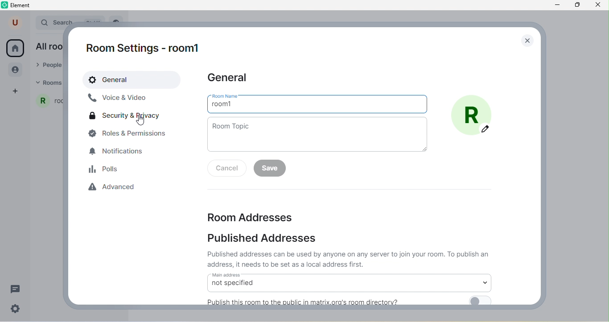  What do you see at coordinates (263, 238) in the screenshot?
I see `published addresses` at bounding box center [263, 238].